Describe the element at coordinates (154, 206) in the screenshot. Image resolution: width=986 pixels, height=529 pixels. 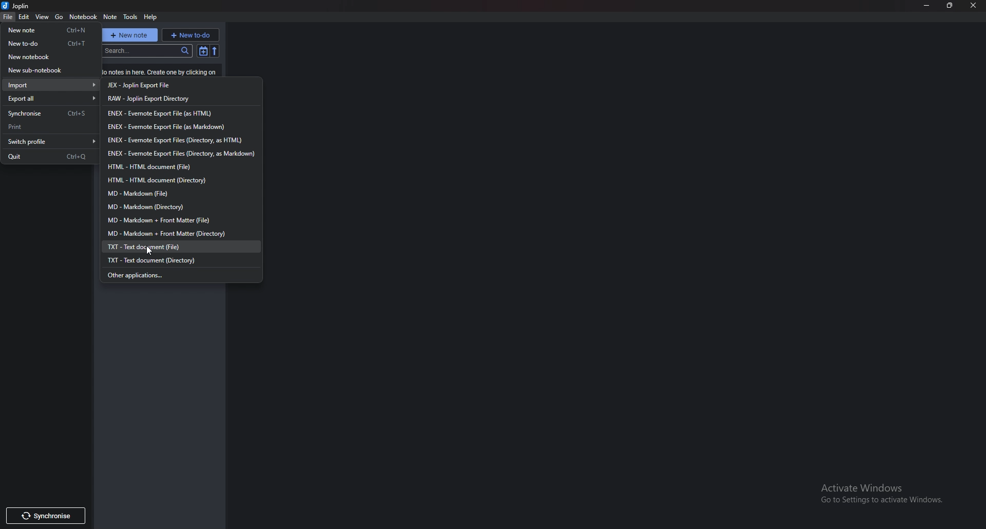
I see `markdown directory` at that location.